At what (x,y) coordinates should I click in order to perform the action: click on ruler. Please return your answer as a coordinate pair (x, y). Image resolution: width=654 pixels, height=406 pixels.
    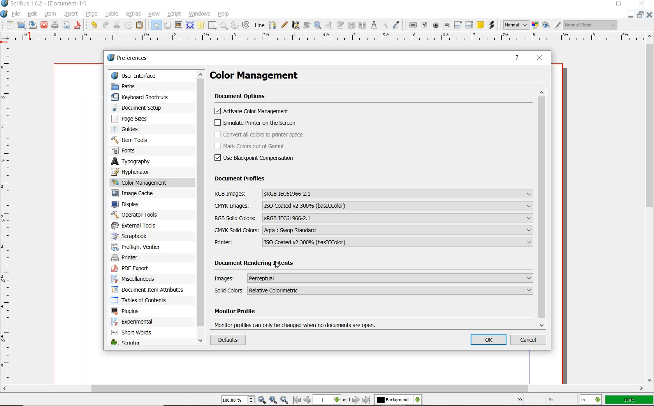
    Looking at the image, I should click on (11, 214).